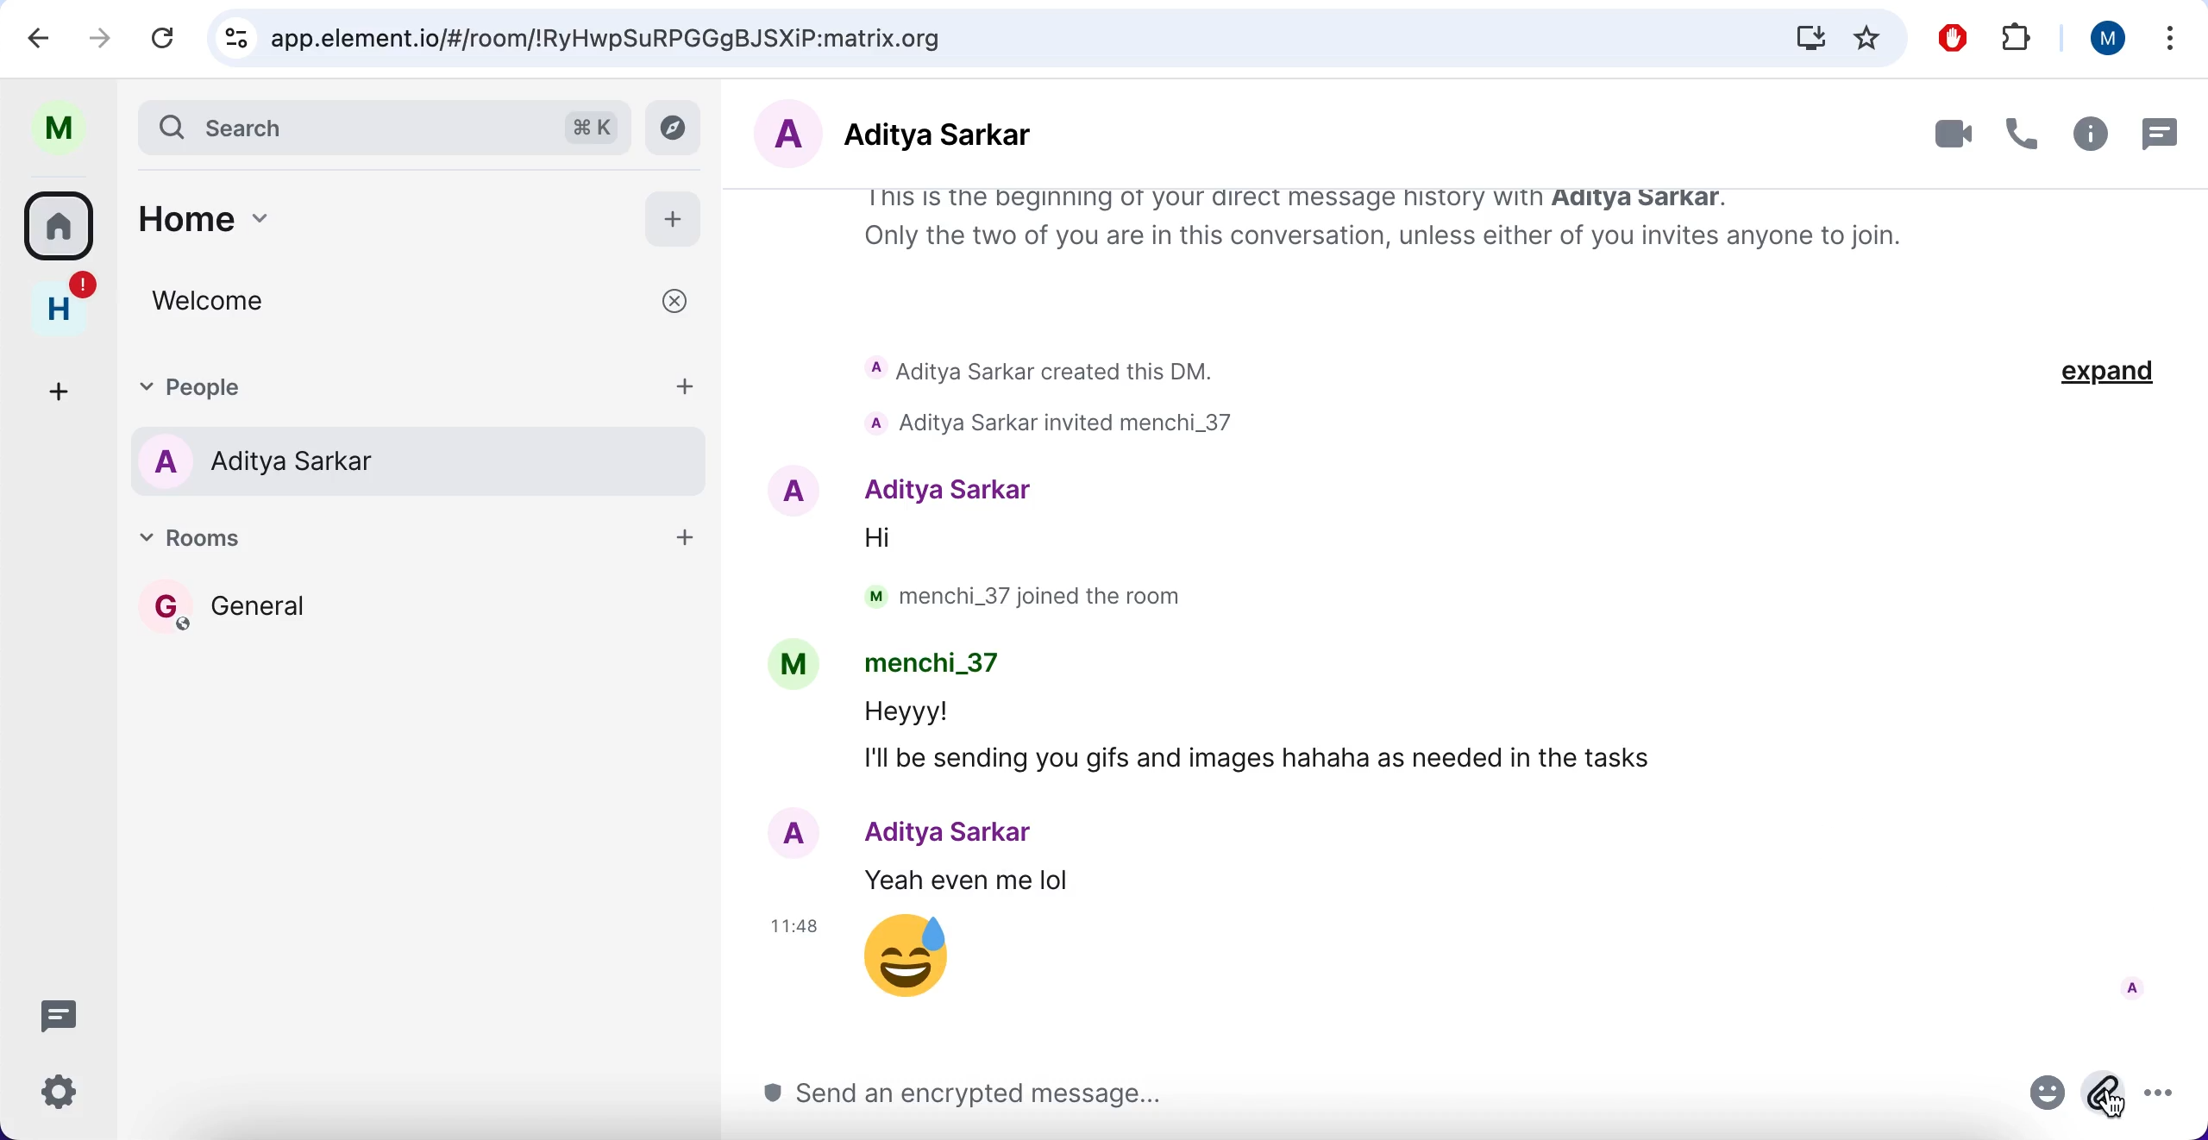 This screenshot has height=1140, width=2208. Describe the element at coordinates (64, 382) in the screenshot. I see `add` at that location.